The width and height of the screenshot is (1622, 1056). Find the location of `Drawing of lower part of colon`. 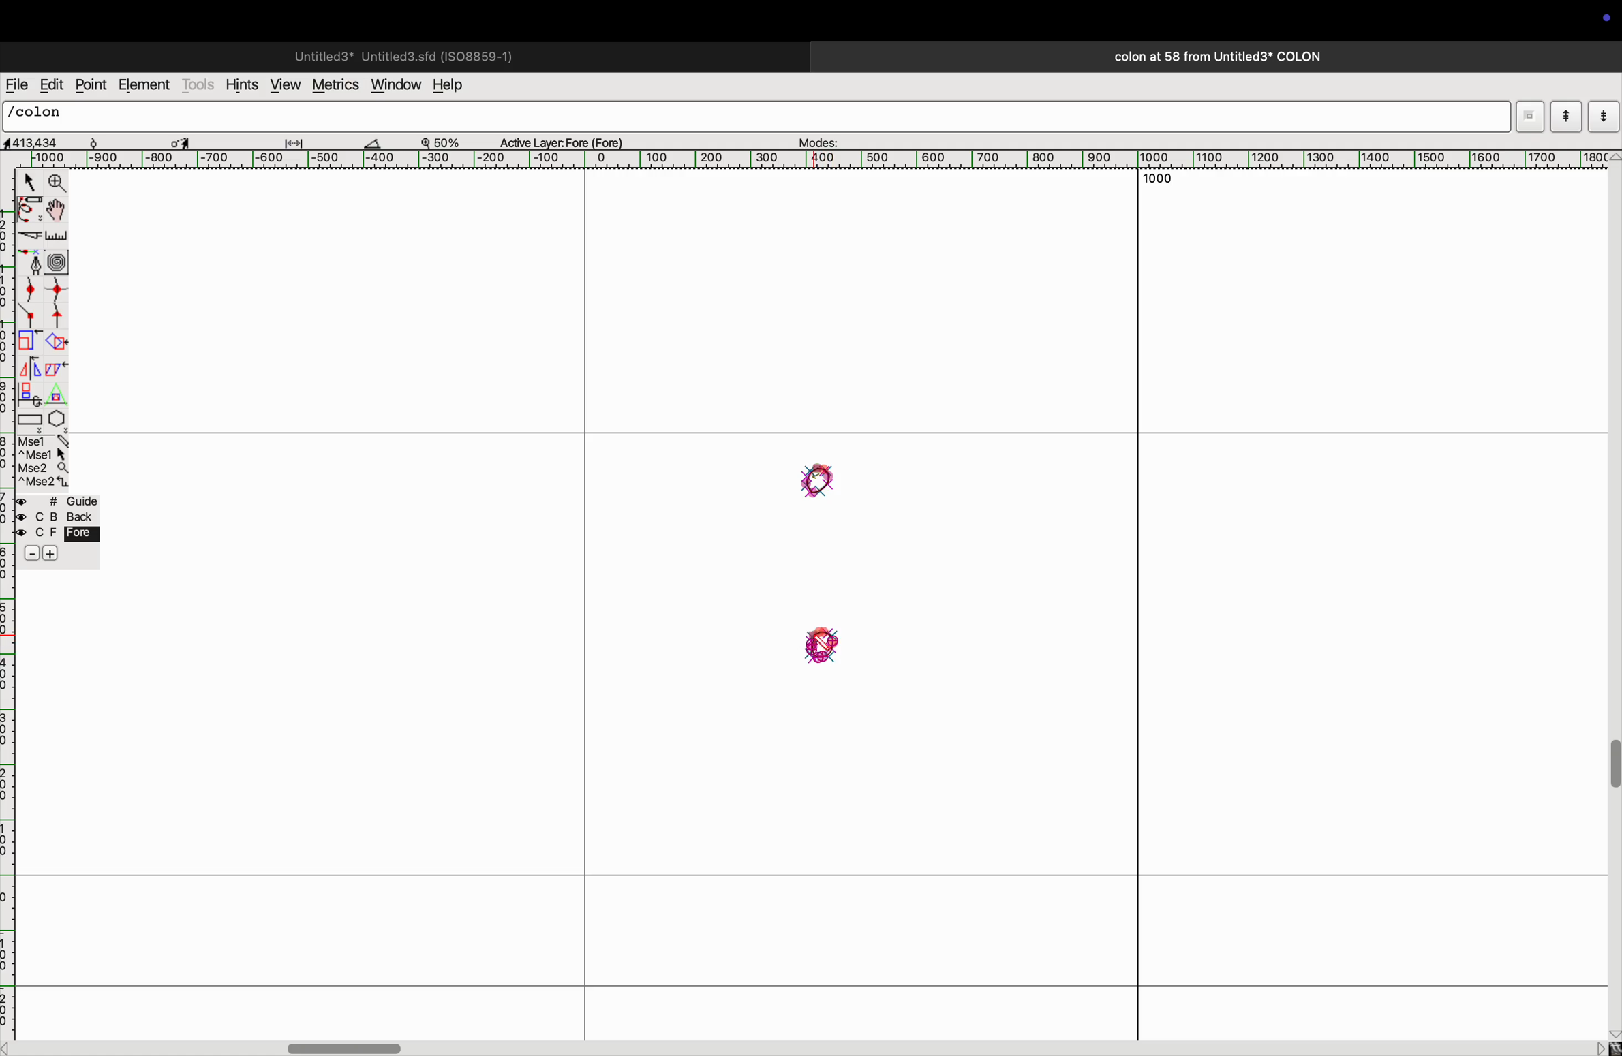

Drawing of lower part of colon is located at coordinates (818, 649).